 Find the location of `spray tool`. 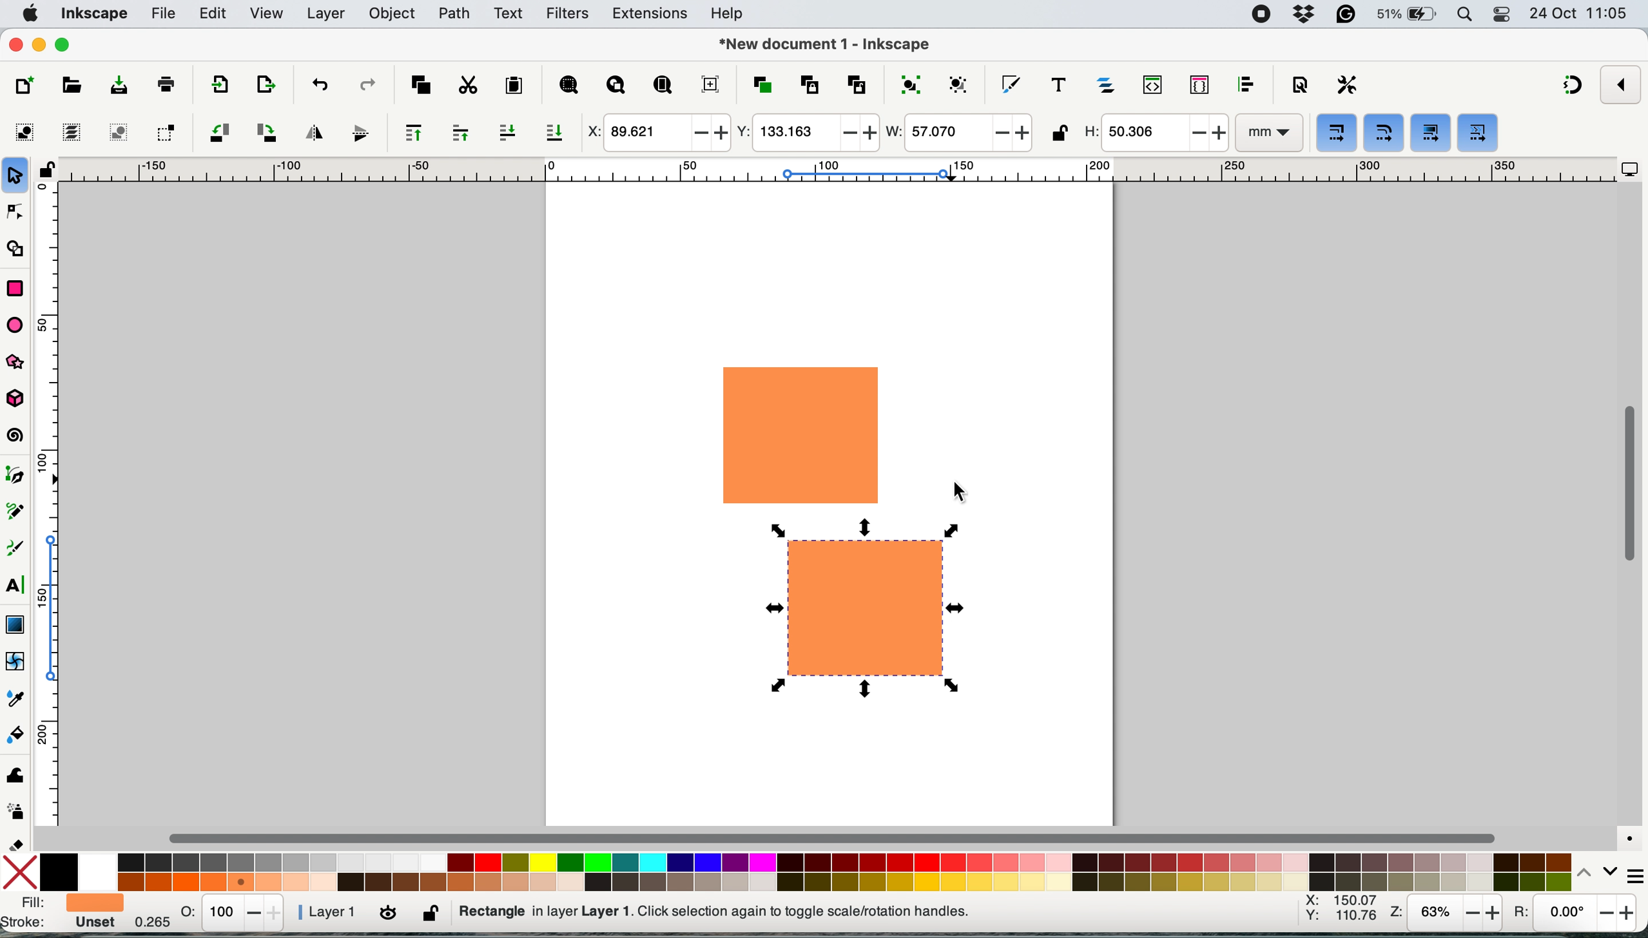

spray tool is located at coordinates (17, 812).